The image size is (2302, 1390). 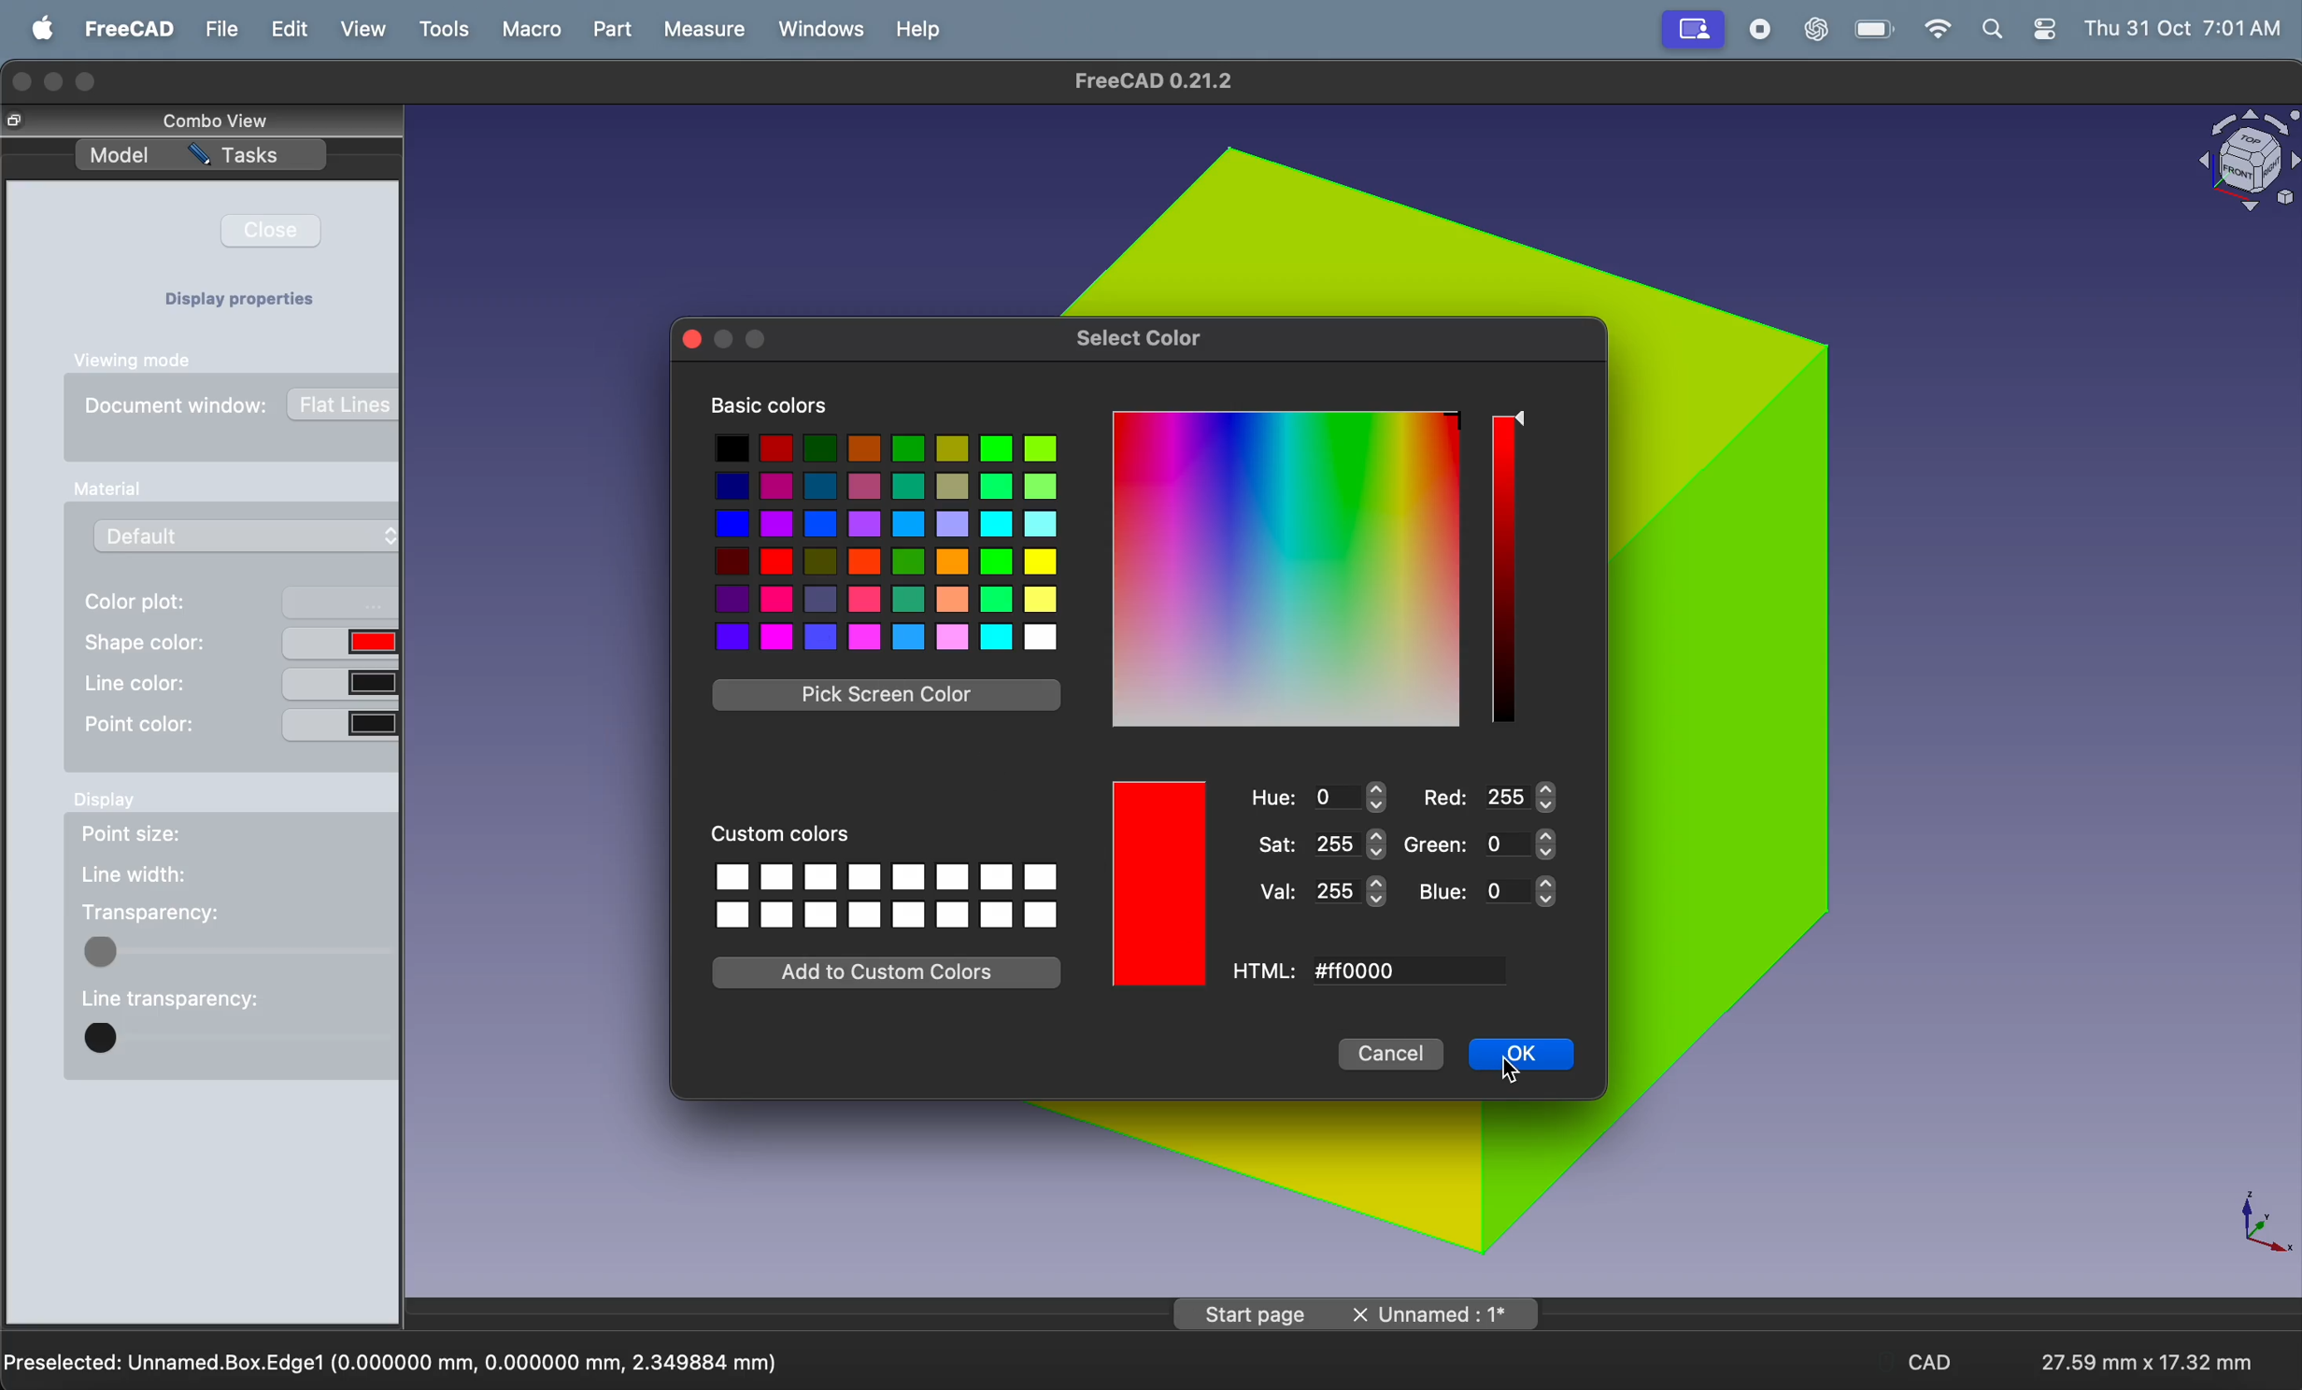 What do you see at coordinates (888, 696) in the screenshot?
I see `pick skin color` at bounding box center [888, 696].